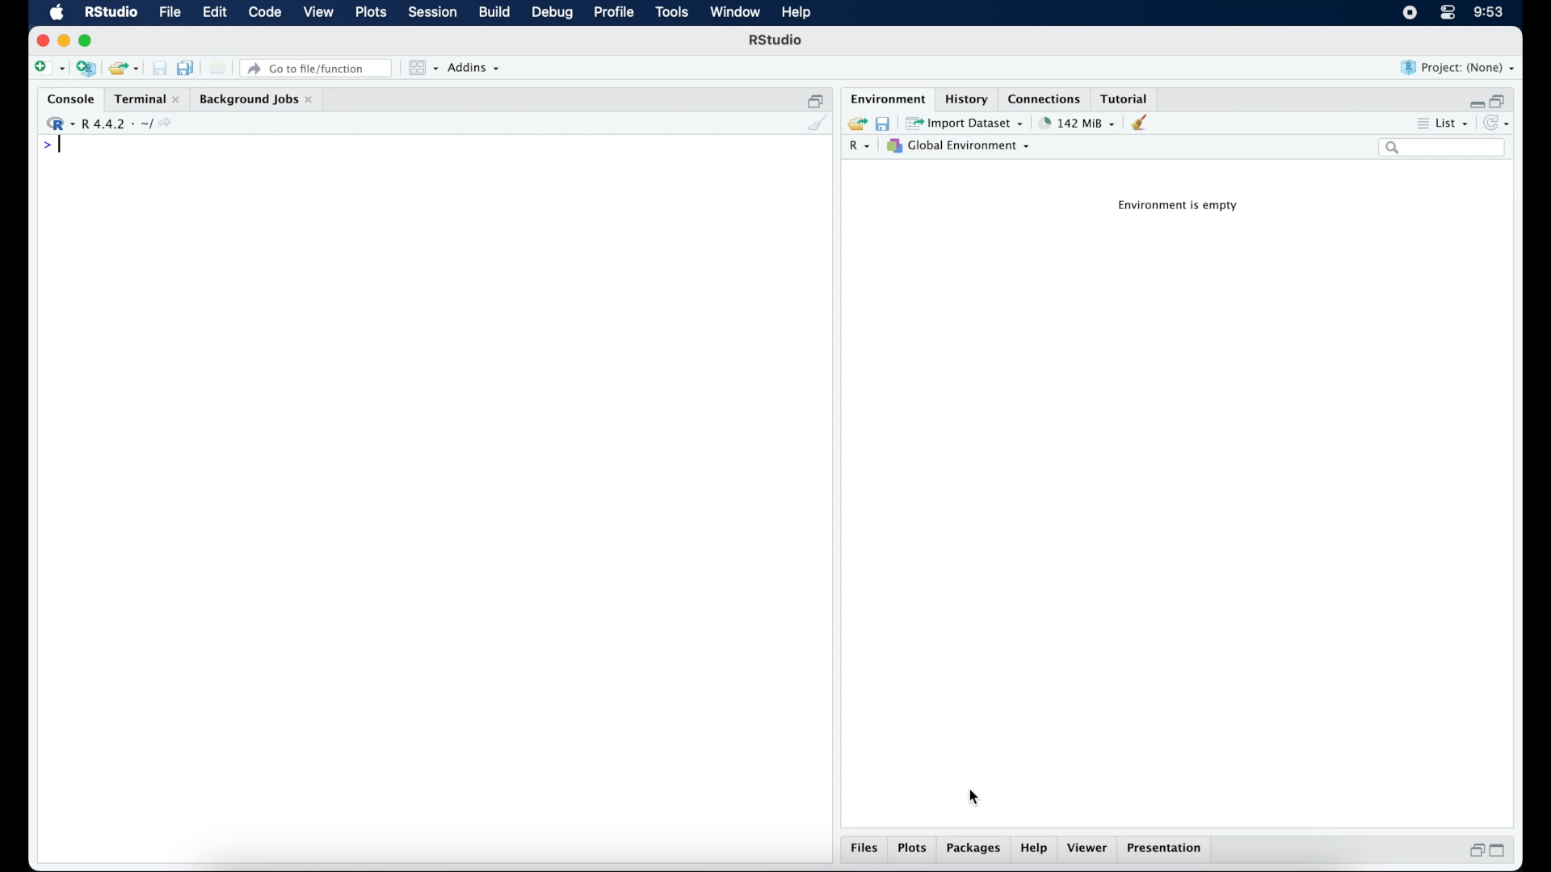 The width and height of the screenshot is (1551, 872). Describe the element at coordinates (433, 13) in the screenshot. I see `session` at that location.